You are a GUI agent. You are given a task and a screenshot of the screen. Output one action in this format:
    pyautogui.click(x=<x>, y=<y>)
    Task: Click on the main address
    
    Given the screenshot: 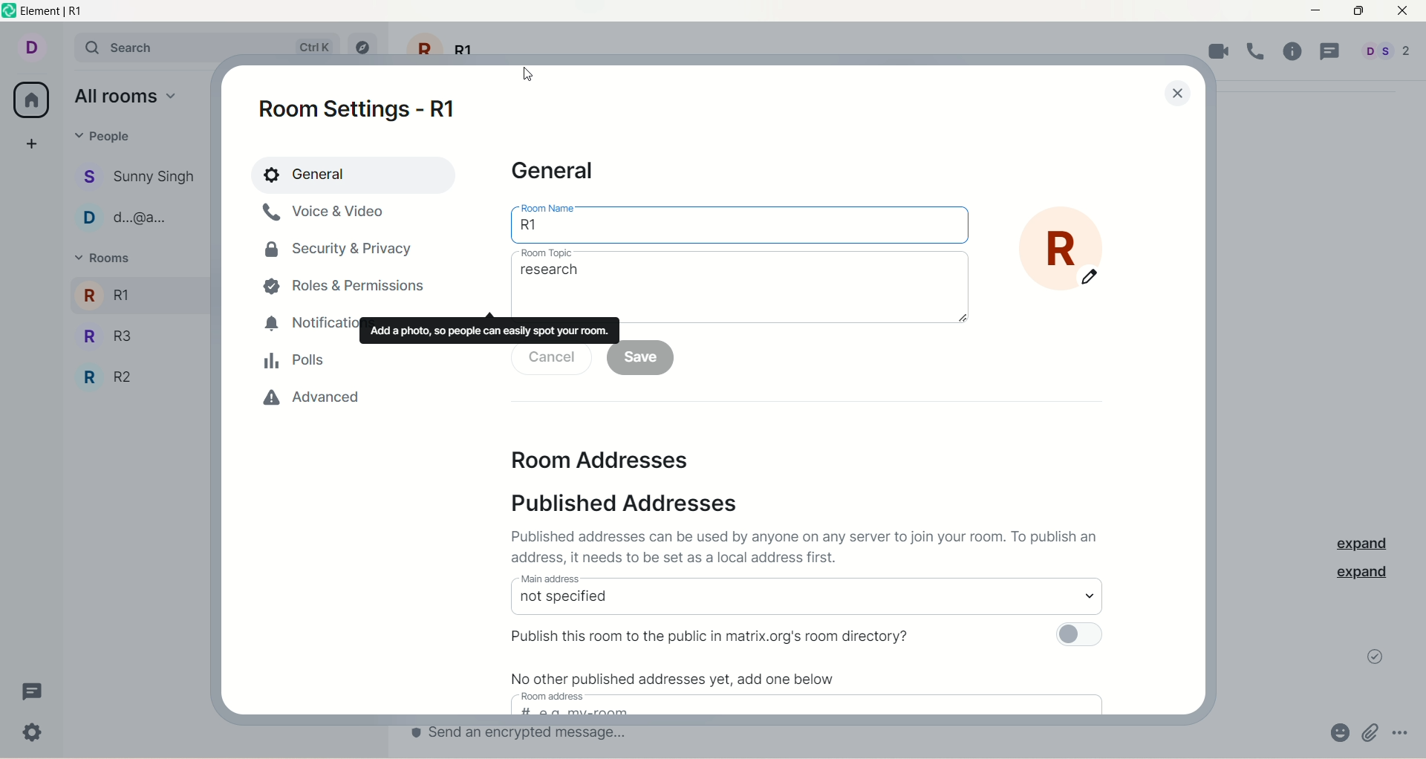 What is the action you would take?
    pyautogui.click(x=804, y=595)
    